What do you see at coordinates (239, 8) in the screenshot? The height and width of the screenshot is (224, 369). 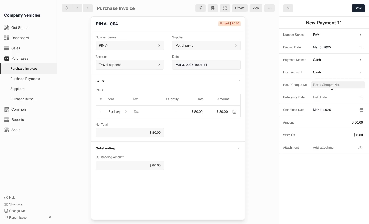 I see `create` at bounding box center [239, 8].